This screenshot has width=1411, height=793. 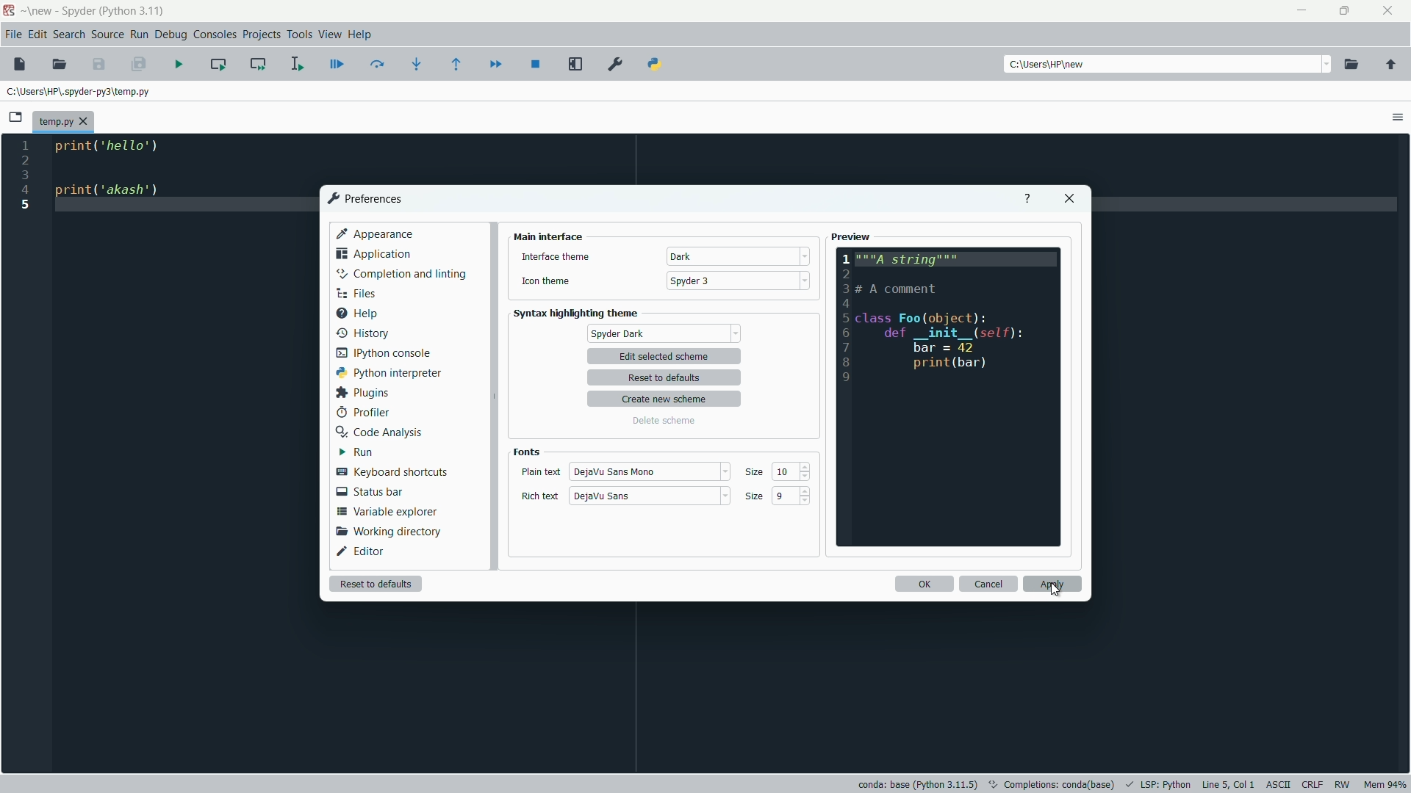 I want to click on main interface, so click(x=549, y=236).